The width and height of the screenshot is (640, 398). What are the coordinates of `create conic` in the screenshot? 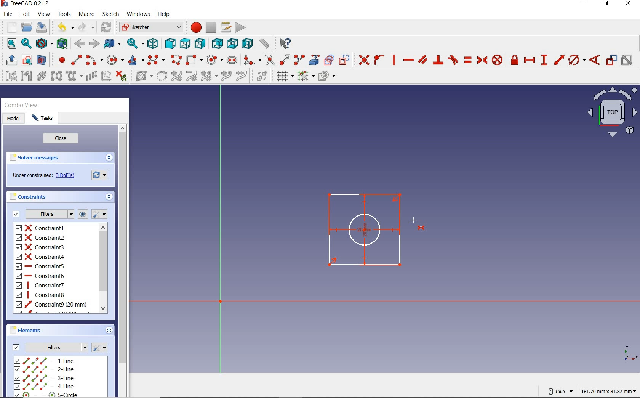 It's located at (136, 60).